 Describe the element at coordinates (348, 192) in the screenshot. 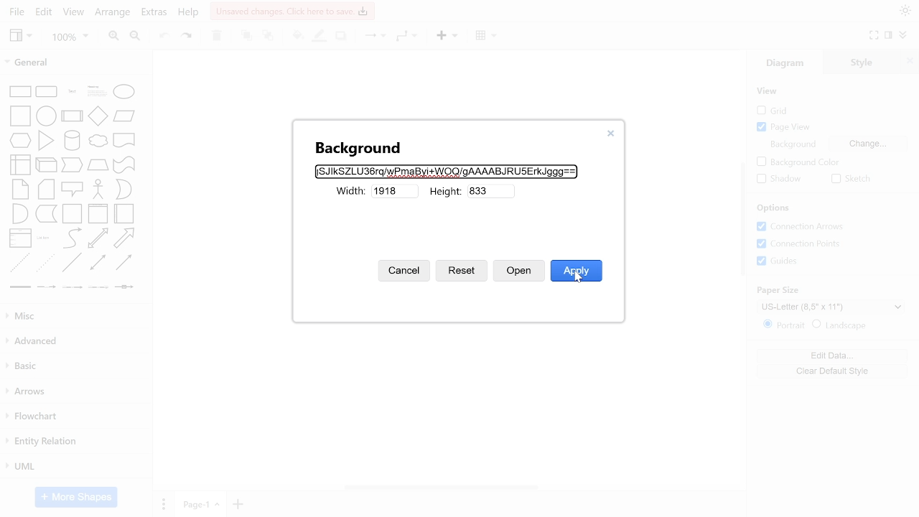

I see `Width` at that location.